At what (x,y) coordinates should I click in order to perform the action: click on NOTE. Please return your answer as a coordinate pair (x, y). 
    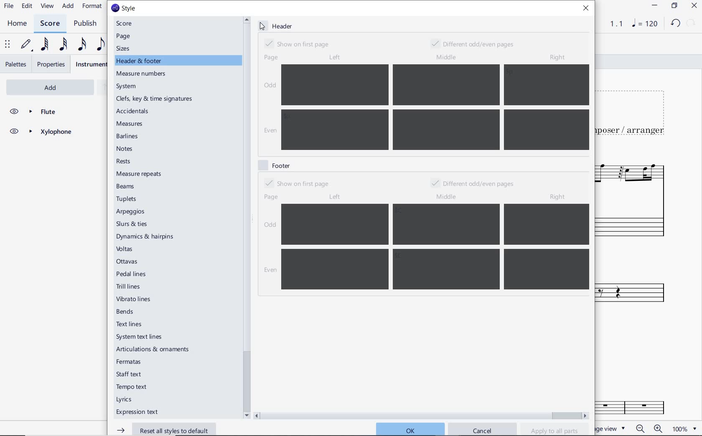
    Looking at the image, I should click on (644, 24).